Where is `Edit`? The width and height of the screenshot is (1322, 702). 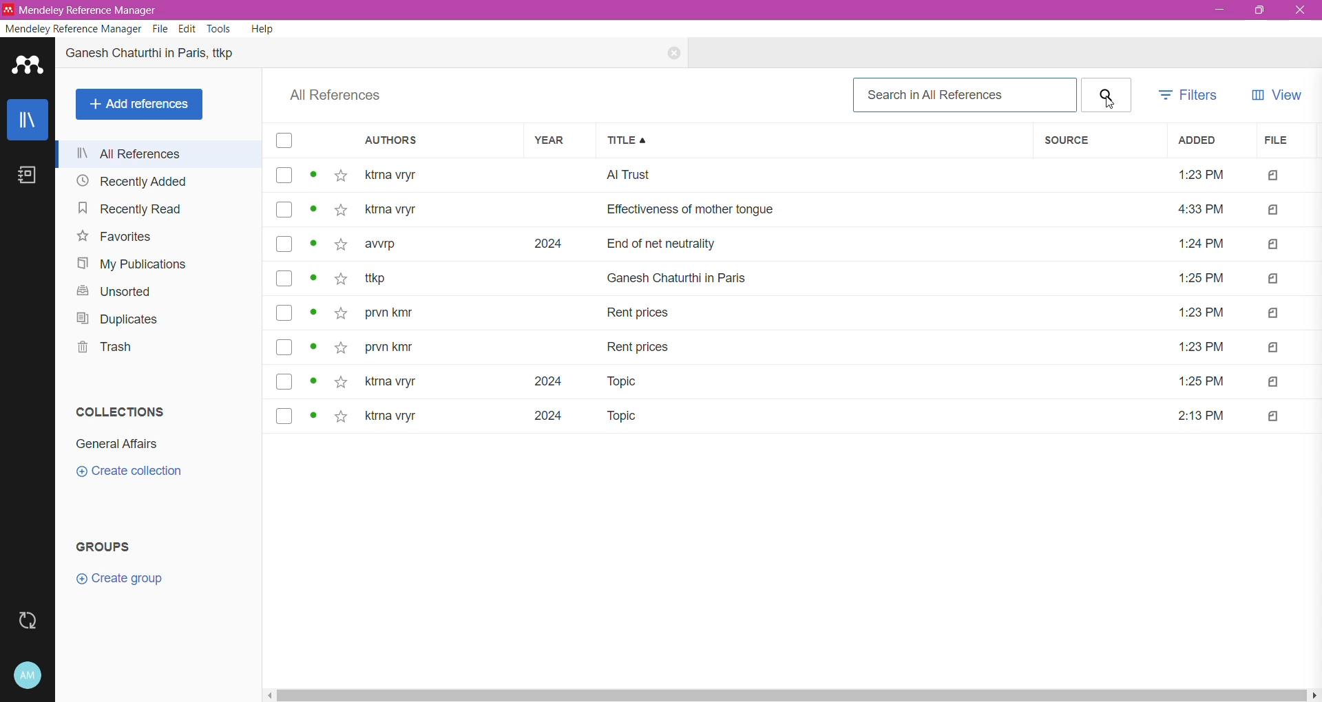 Edit is located at coordinates (187, 29).